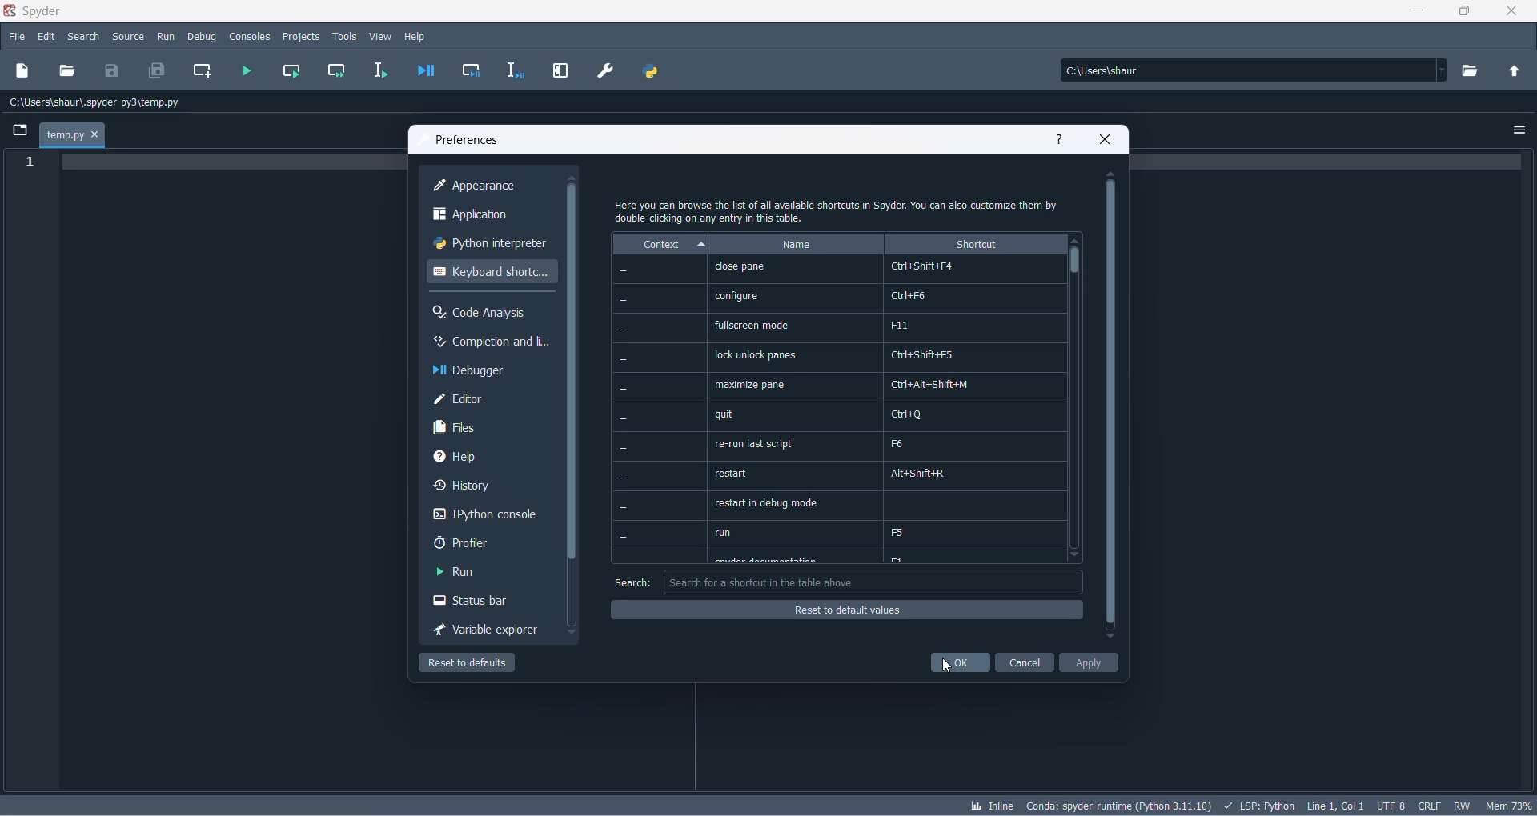 This screenshot has height=816, width=1537. I want to click on consoles, so click(251, 35).